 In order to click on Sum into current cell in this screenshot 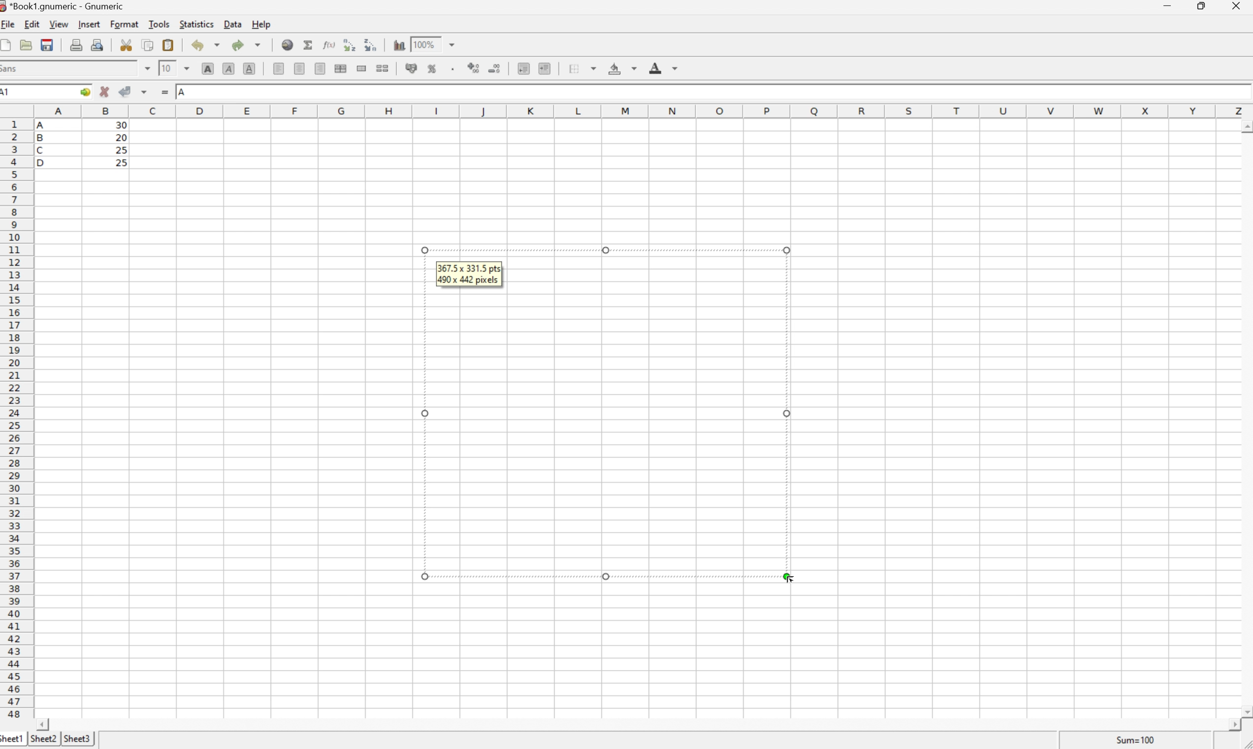, I will do `click(309, 43)`.